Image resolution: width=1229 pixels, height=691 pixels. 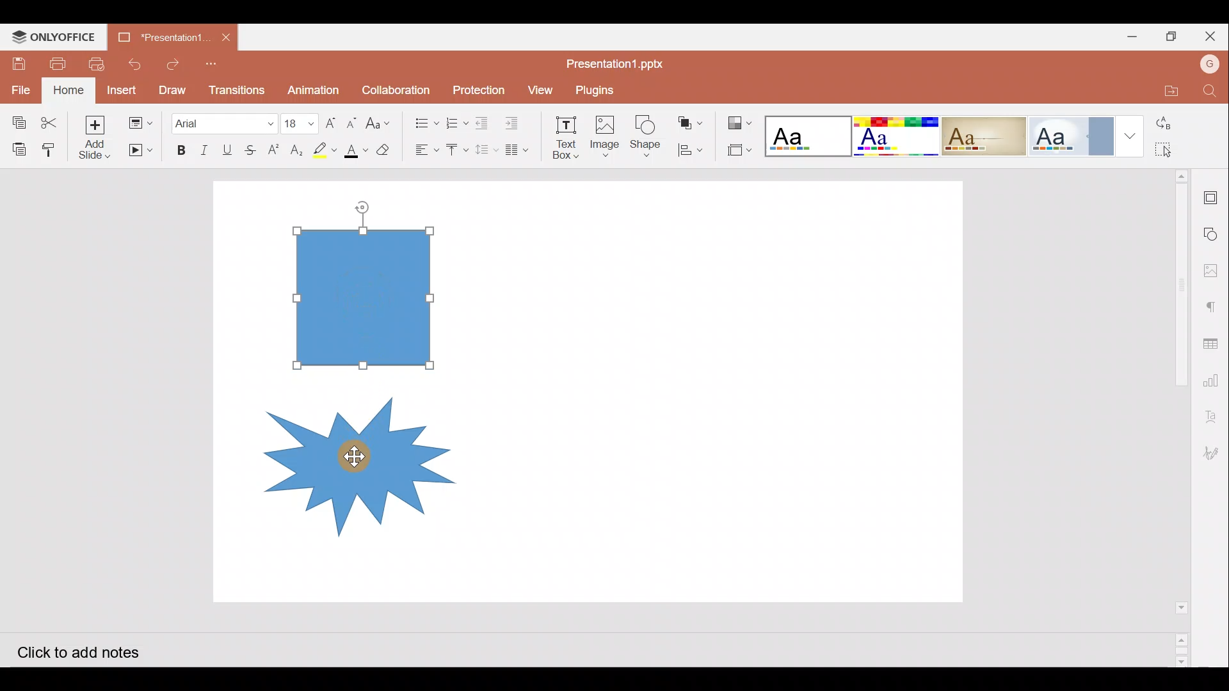 I want to click on Increase indent, so click(x=516, y=120).